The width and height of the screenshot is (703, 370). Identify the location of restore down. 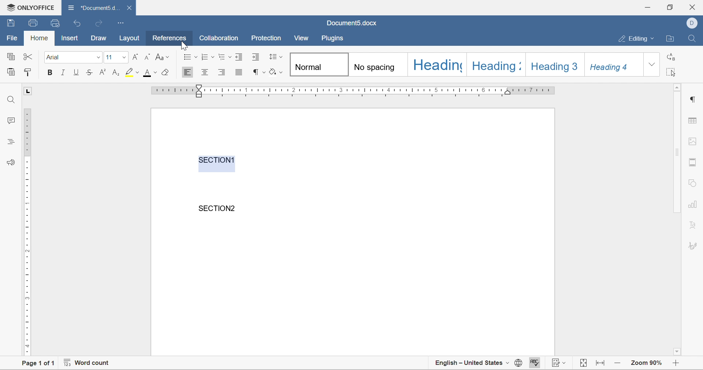
(669, 7).